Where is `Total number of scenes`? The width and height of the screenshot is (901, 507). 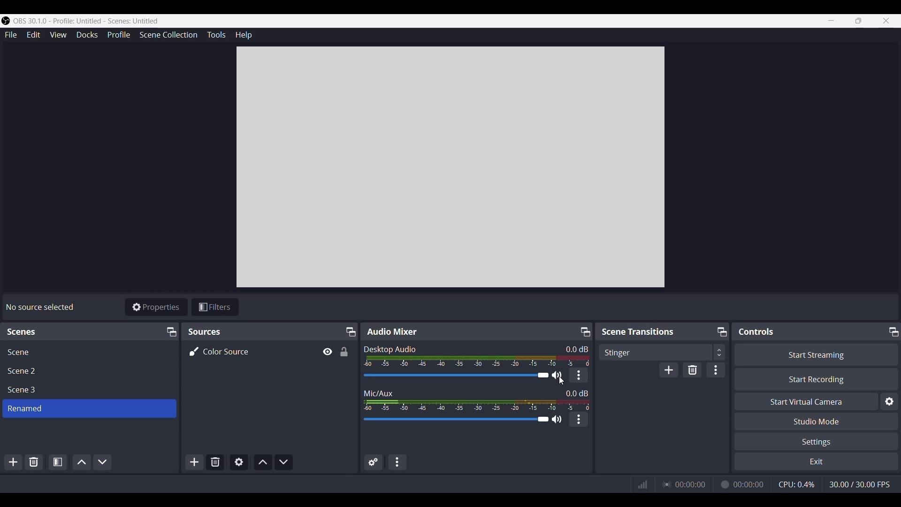
Total number of scenes is located at coordinates (23, 371).